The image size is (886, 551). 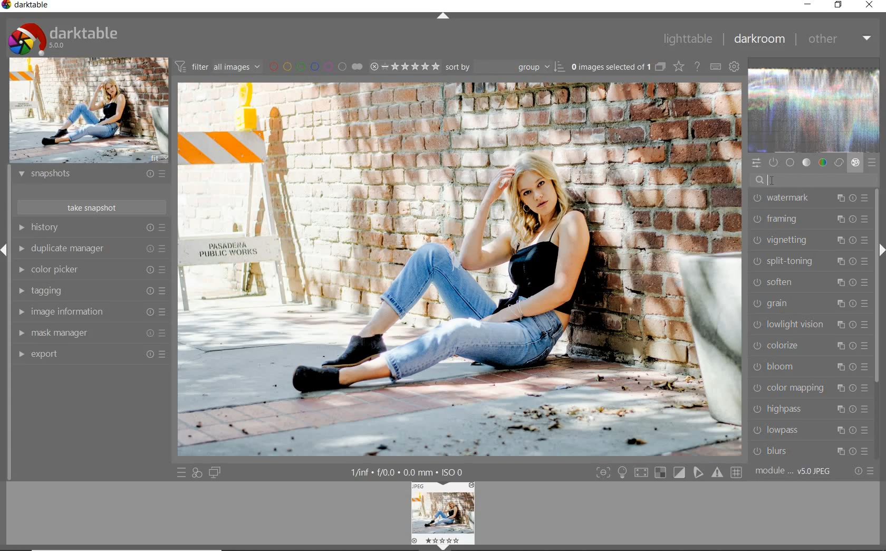 What do you see at coordinates (810, 366) in the screenshot?
I see `bloom` at bounding box center [810, 366].